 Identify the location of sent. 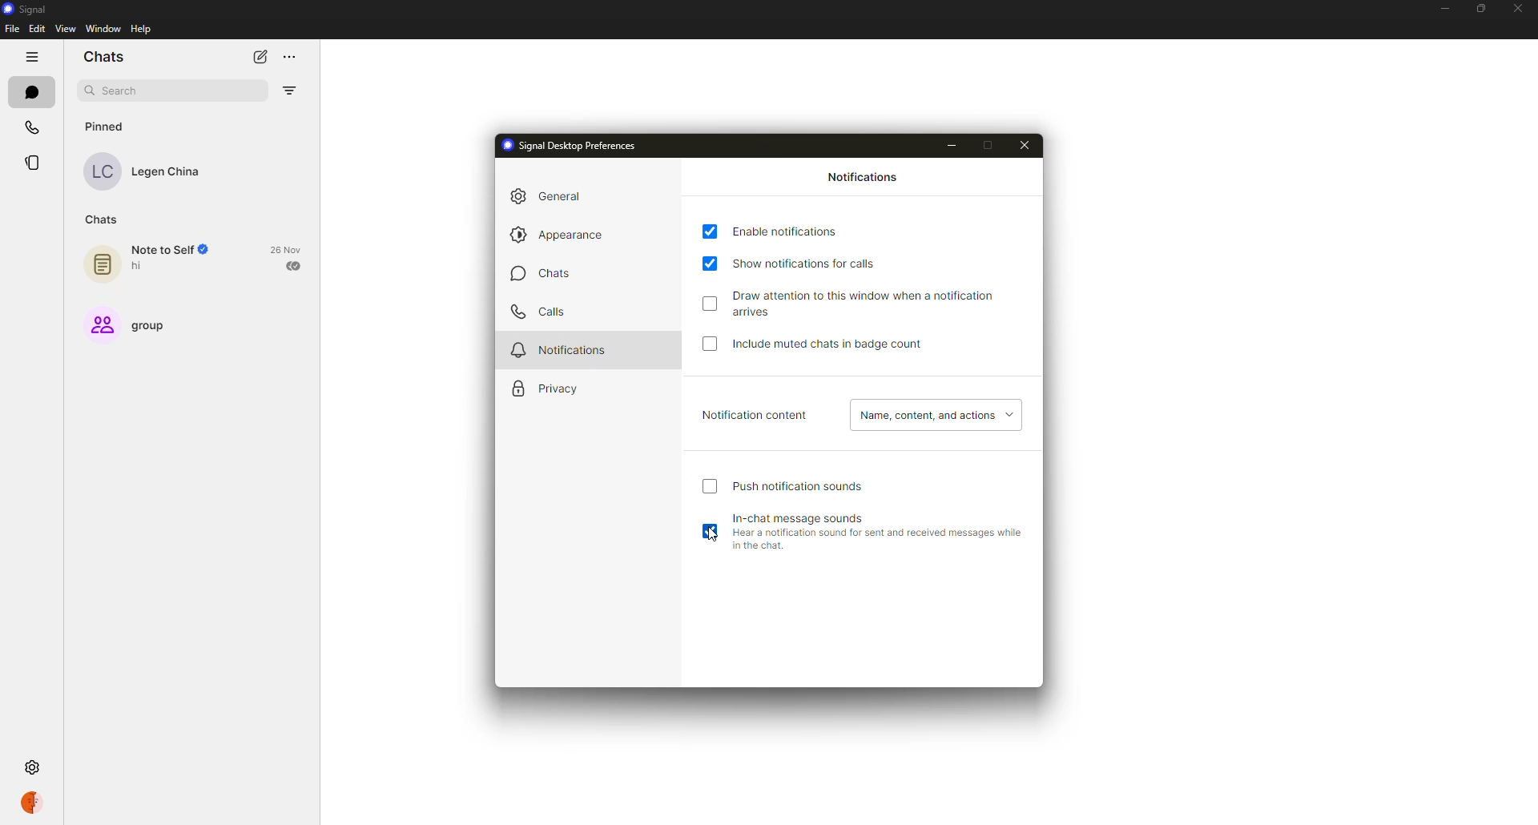
(295, 265).